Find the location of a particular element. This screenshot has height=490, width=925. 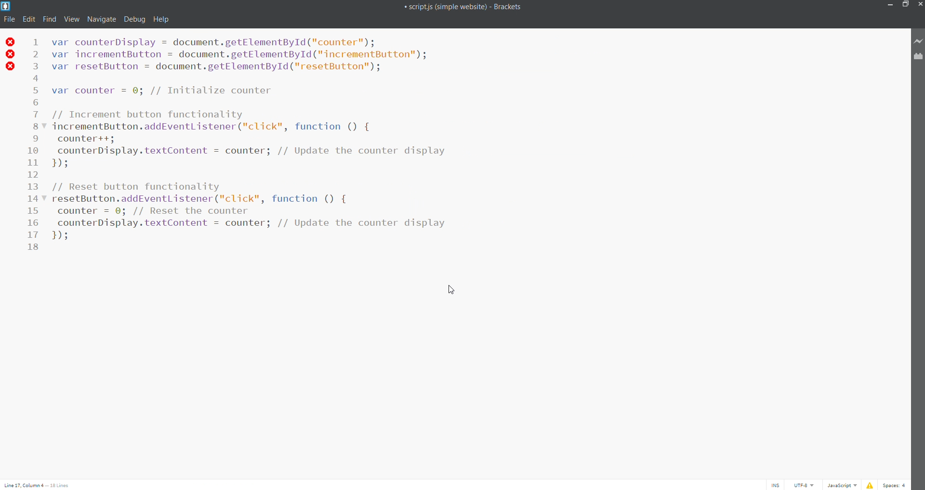

extension manager is located at coordinates (916, 60).